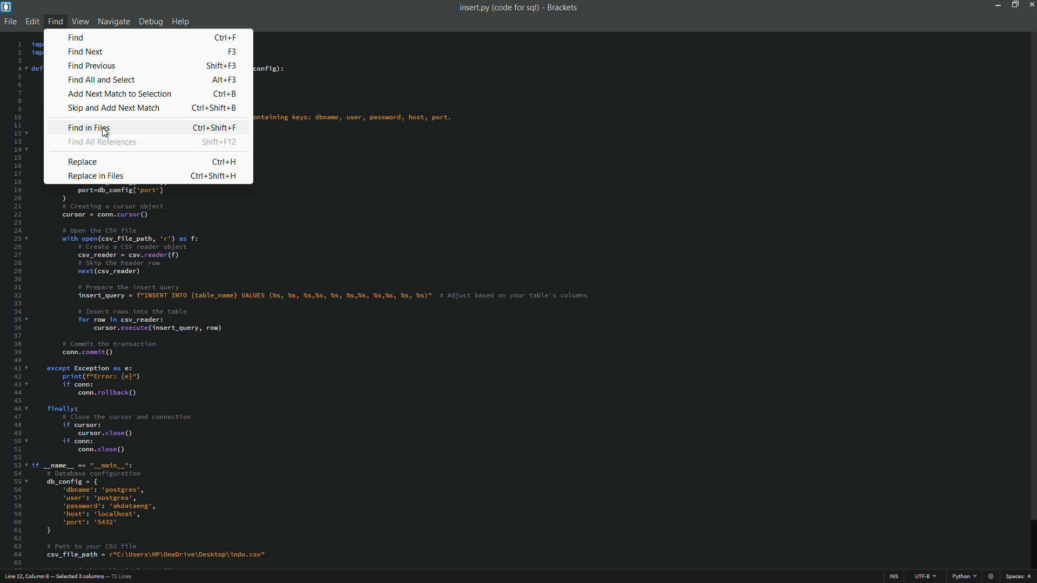  I want to click on keyboard shortcut, so click(213, 178).